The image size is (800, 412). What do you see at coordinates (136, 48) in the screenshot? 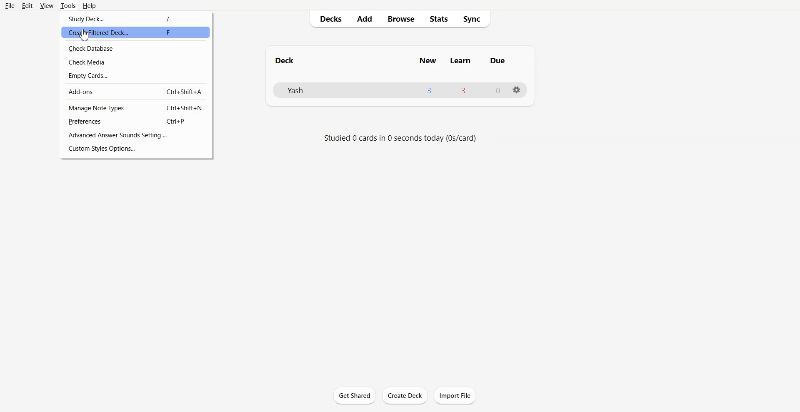
I see `Check Database` at bounding box center [136, 48].